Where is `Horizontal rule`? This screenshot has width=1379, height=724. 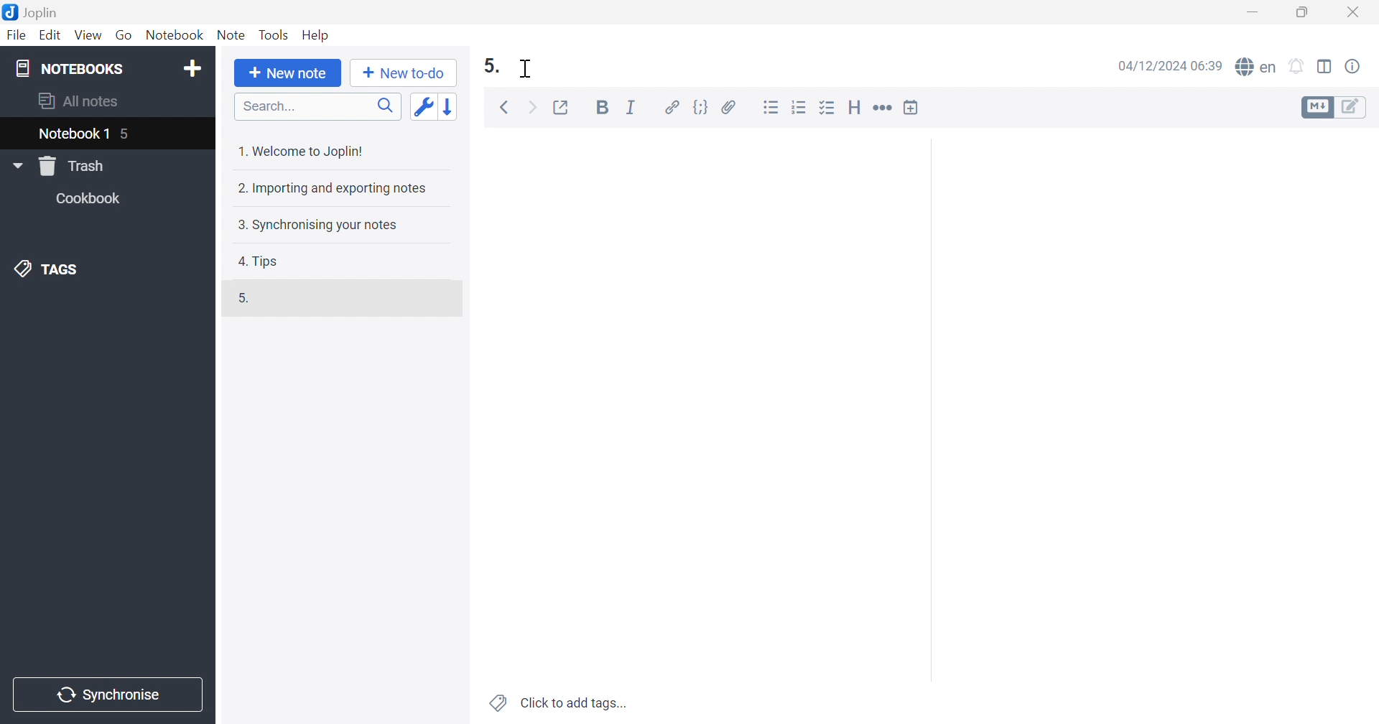 Horizontal rule is located at coordinates (884, 108).